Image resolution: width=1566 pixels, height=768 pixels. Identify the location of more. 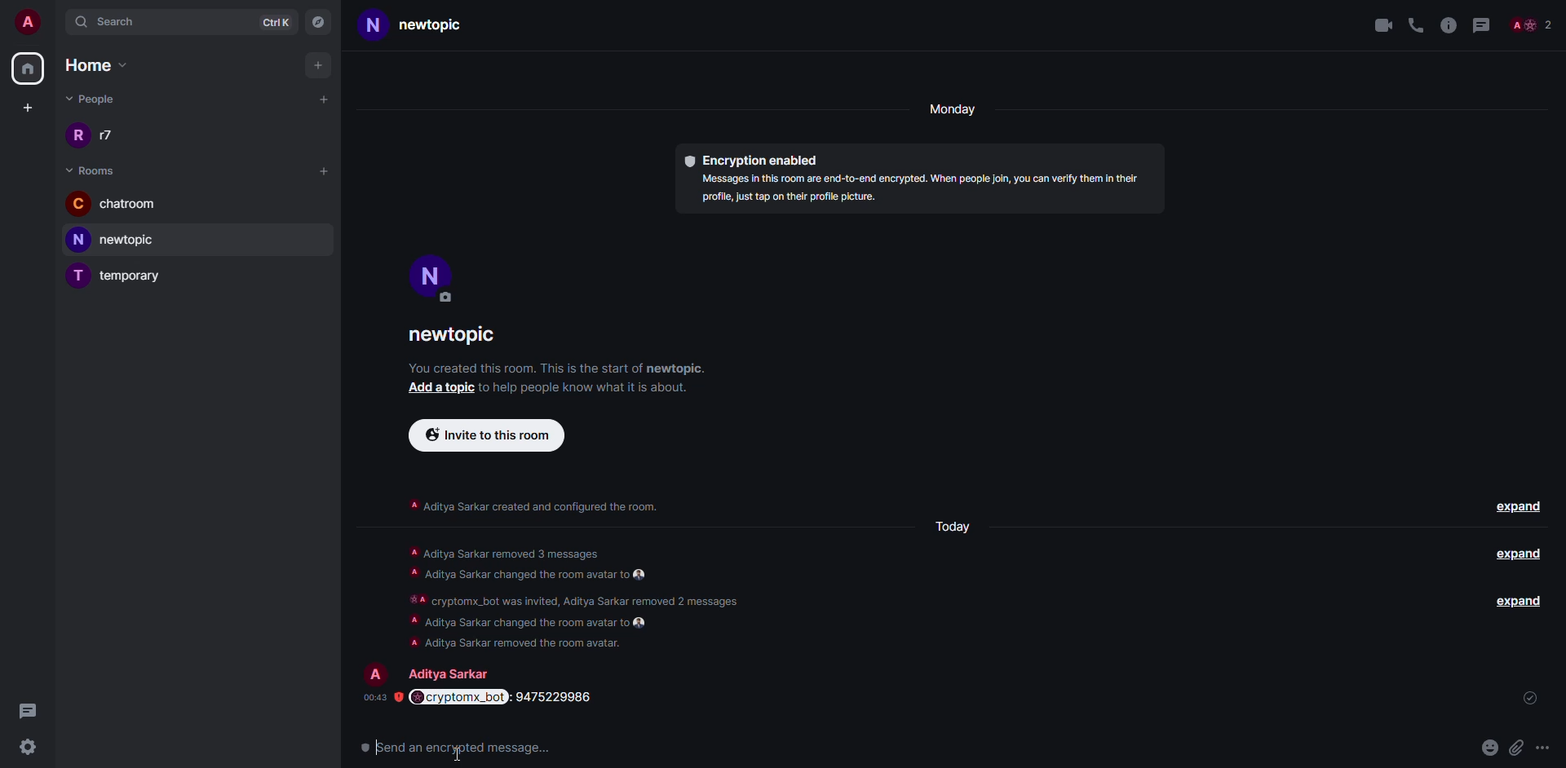
(1548, 750).